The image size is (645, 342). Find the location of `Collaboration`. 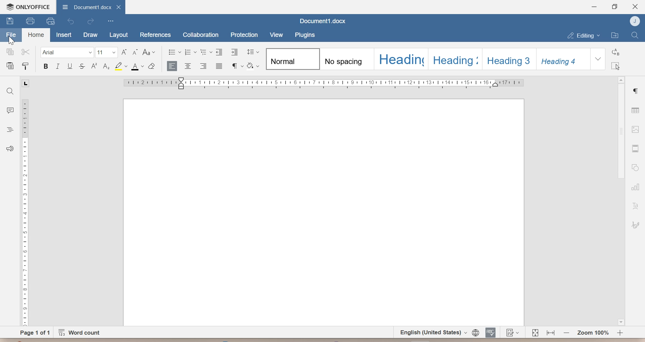

Collaboration is located at coordinates (201, 34).